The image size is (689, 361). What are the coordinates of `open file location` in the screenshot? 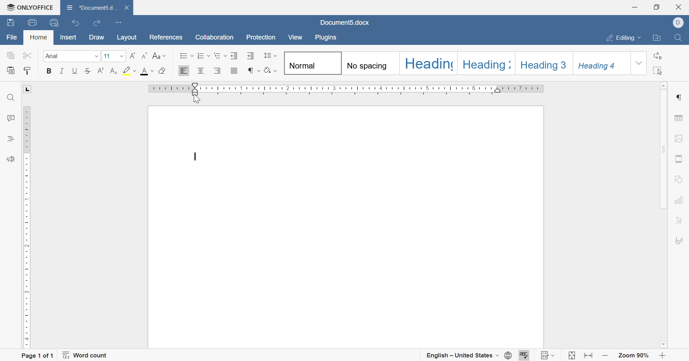 It's located at (658, 38).